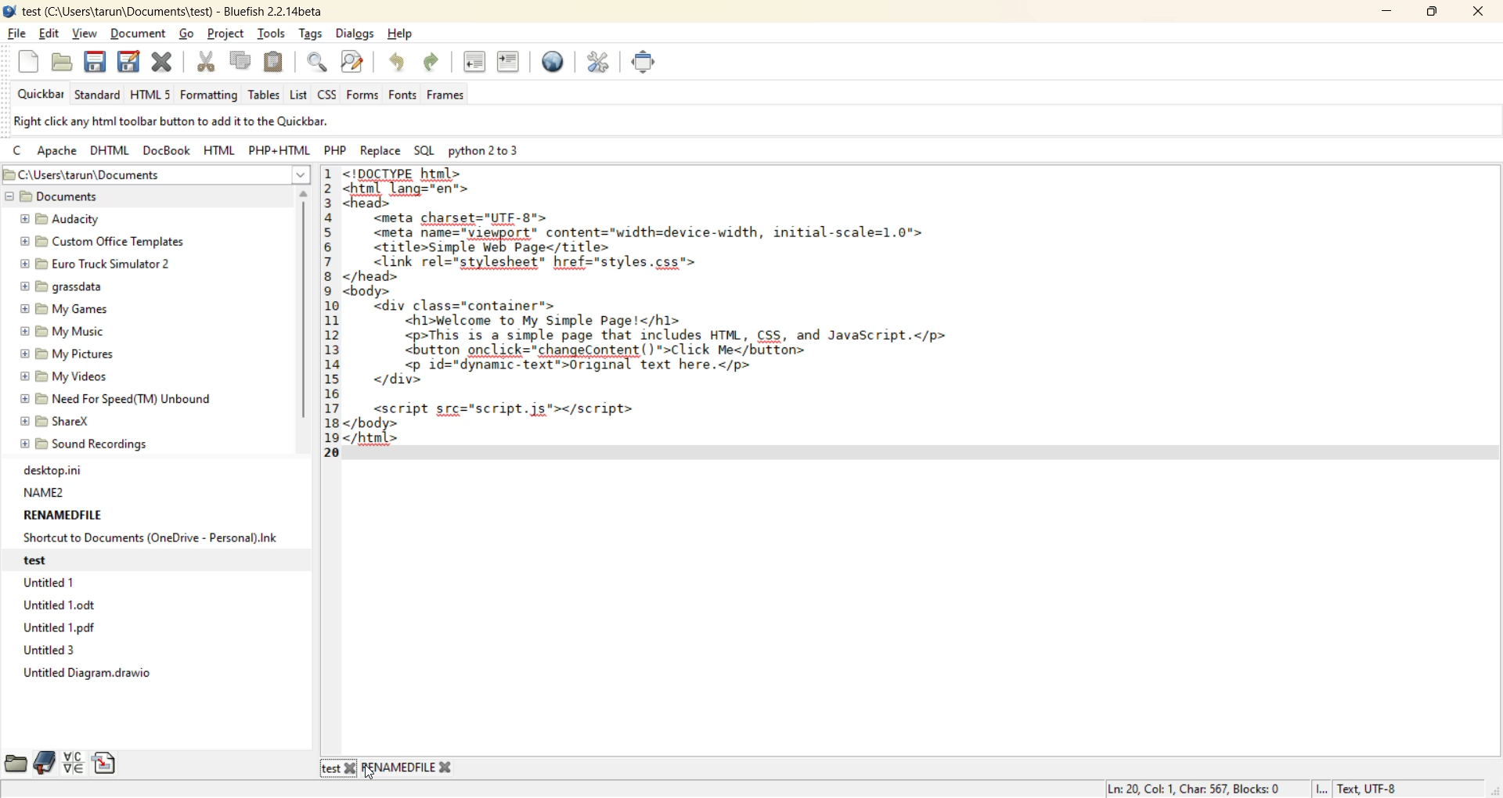  I want to click on desktop.ini, so click(58, 468).